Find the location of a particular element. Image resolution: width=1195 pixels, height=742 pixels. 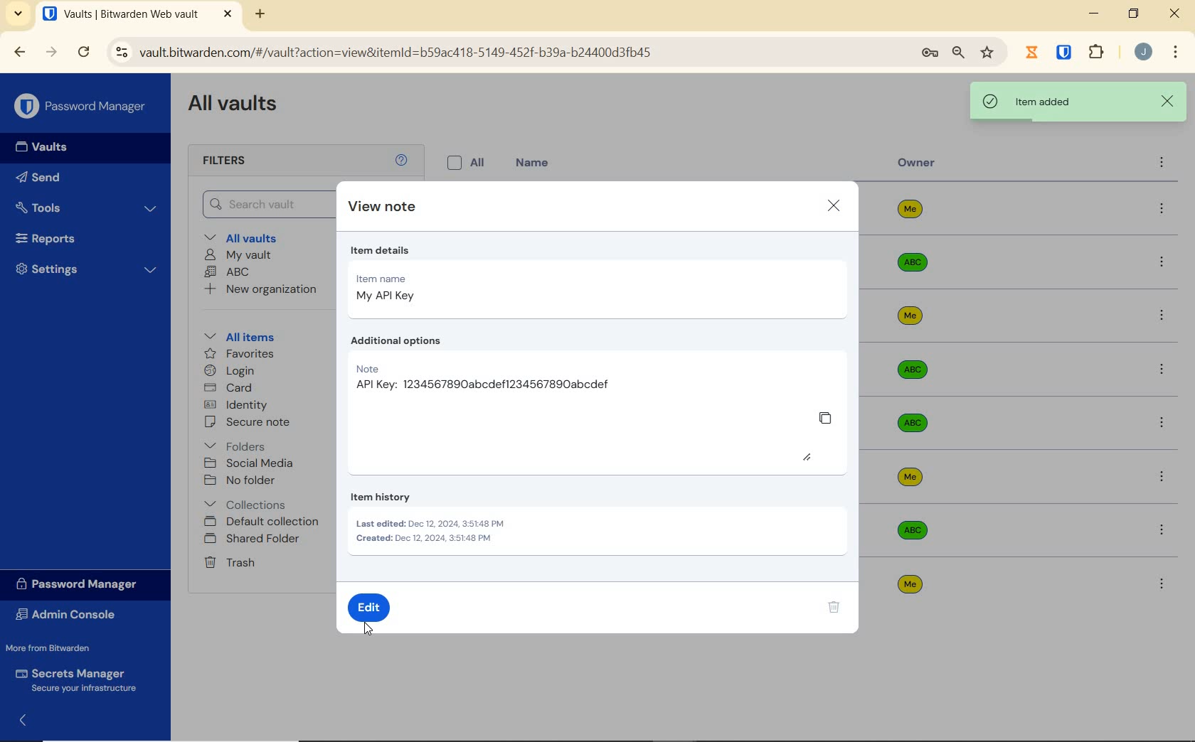

shared folder is located at coordinates (254, 539).